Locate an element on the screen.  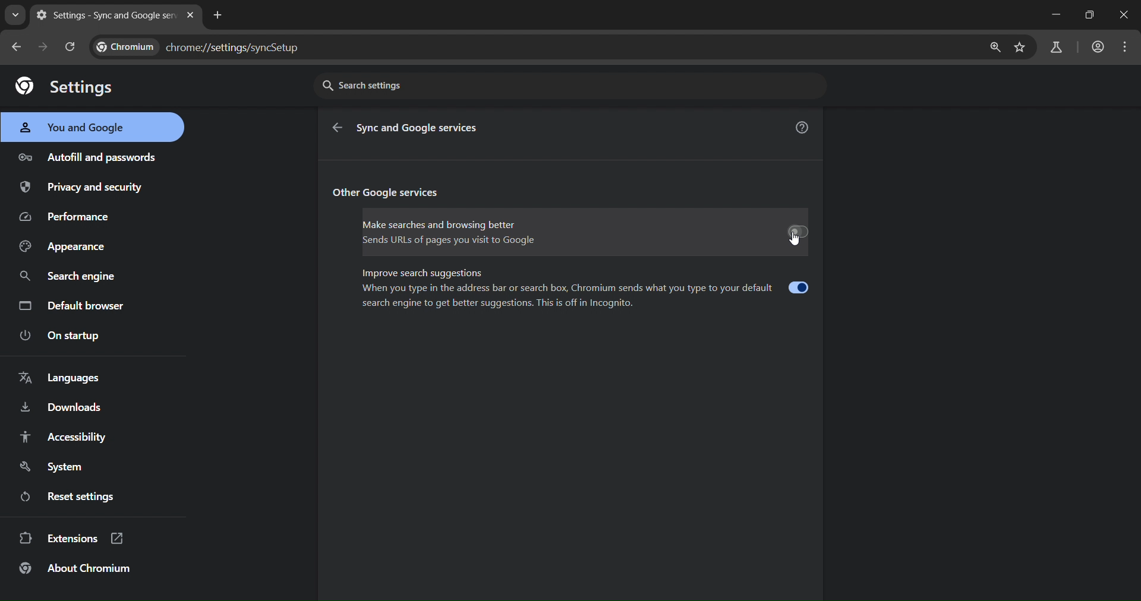
about chromium is located at coordinates (77, 568).